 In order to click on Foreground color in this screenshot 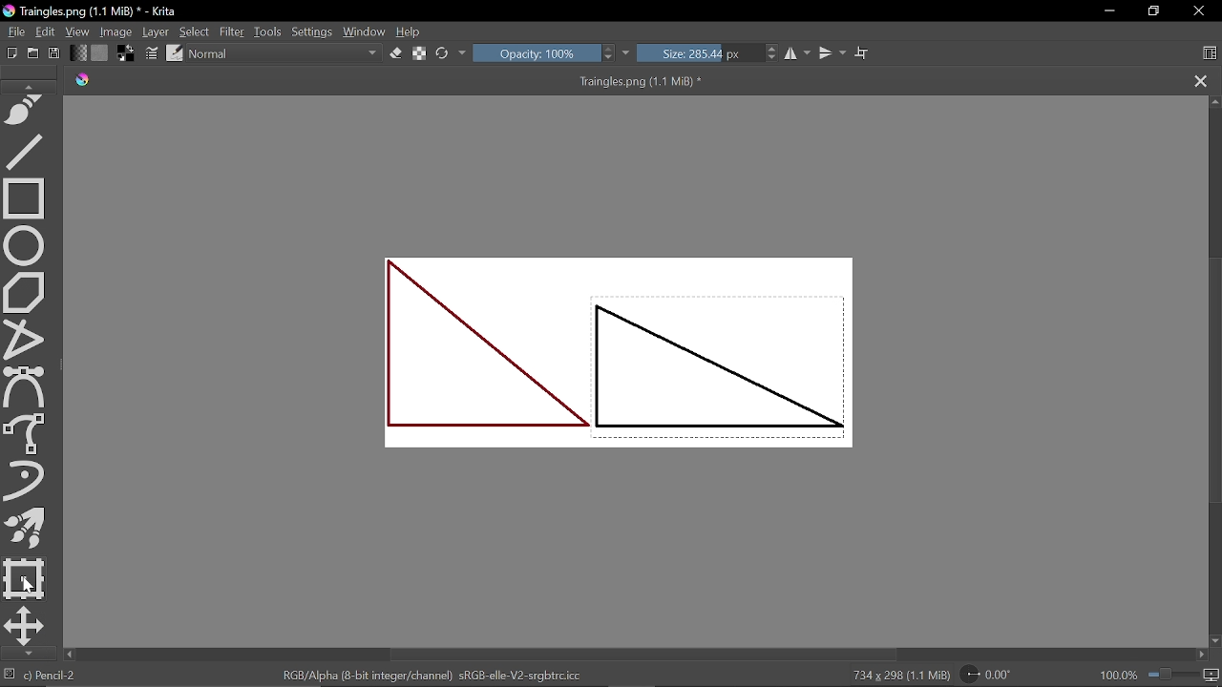, I will do `click(128, 52)`.